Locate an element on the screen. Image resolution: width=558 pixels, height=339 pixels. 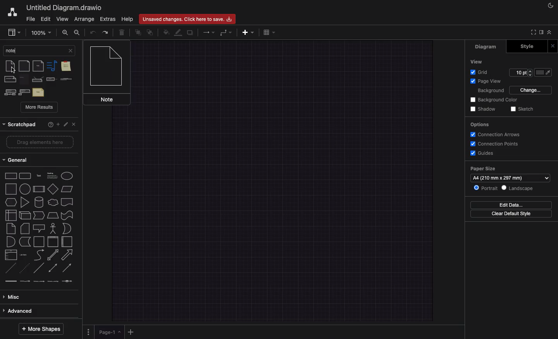
Landscape is located at coordinates (518, 187).